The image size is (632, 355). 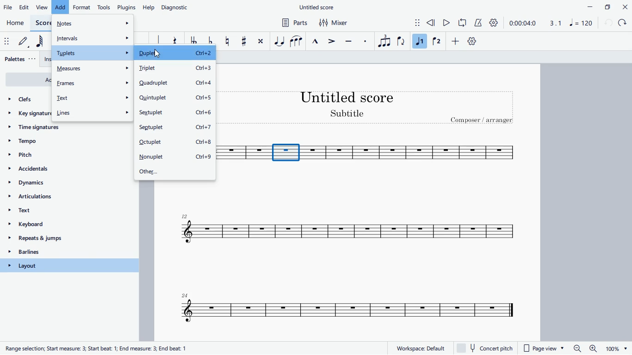 What do you see at coordinates (21, 60) in the screenshot?
I see `palettes` at bounding box center [21, 60].